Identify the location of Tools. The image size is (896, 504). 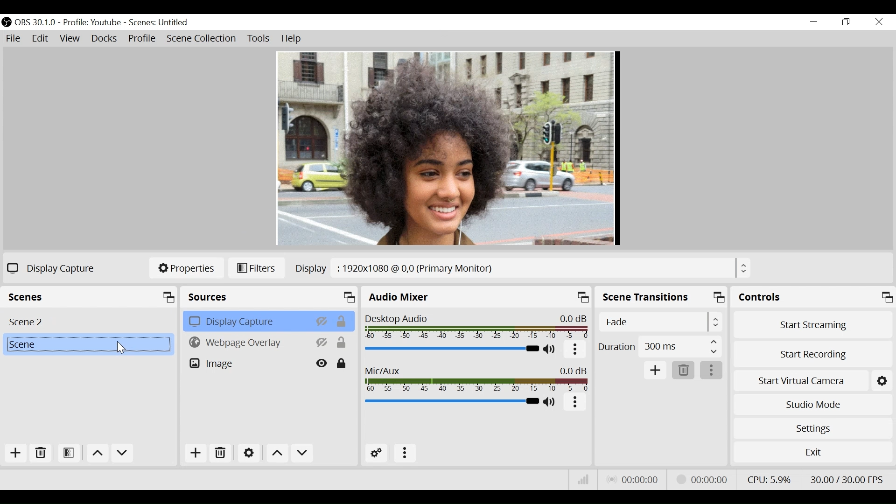
(259, 39).